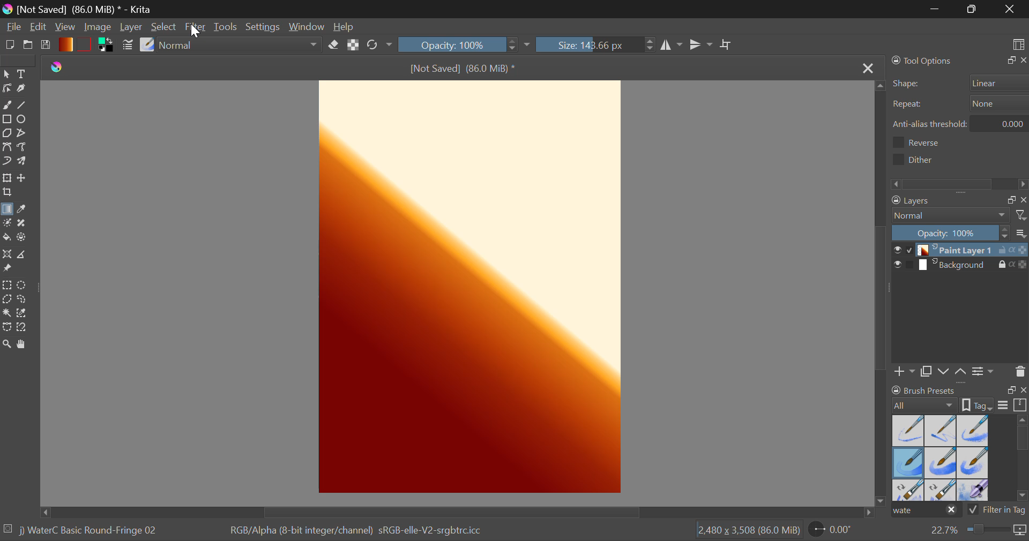 This screenshot has height=541, width=1029. What do you see at coordinates (672, 47) in the screenshot?
I see `Vertical Mirror Flip` at bounding box center [672, 47].